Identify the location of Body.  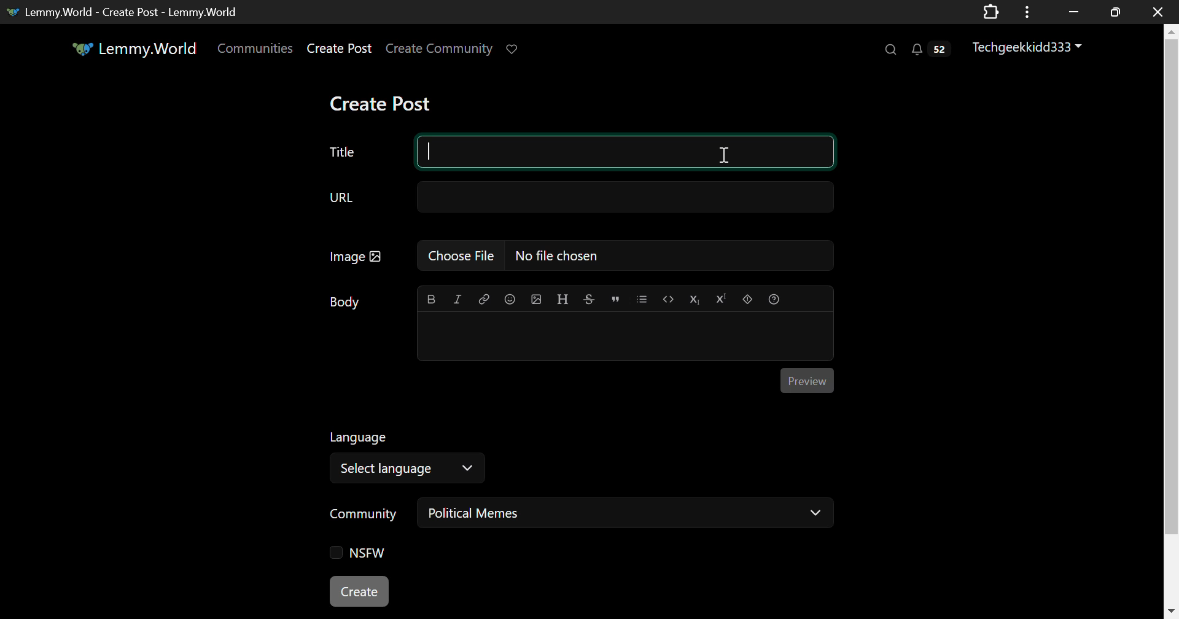
(344, 301).